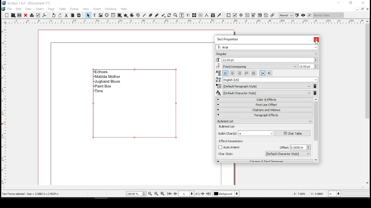  I want to click on paragraph effects, so click(267, 115).